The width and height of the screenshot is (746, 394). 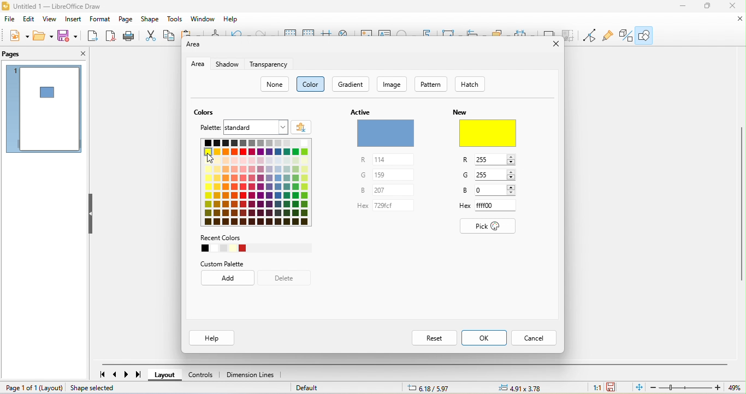 What do you see at coordinates (69, 35) in the screenshot?
I see `save` at bounding box center [69, 35].